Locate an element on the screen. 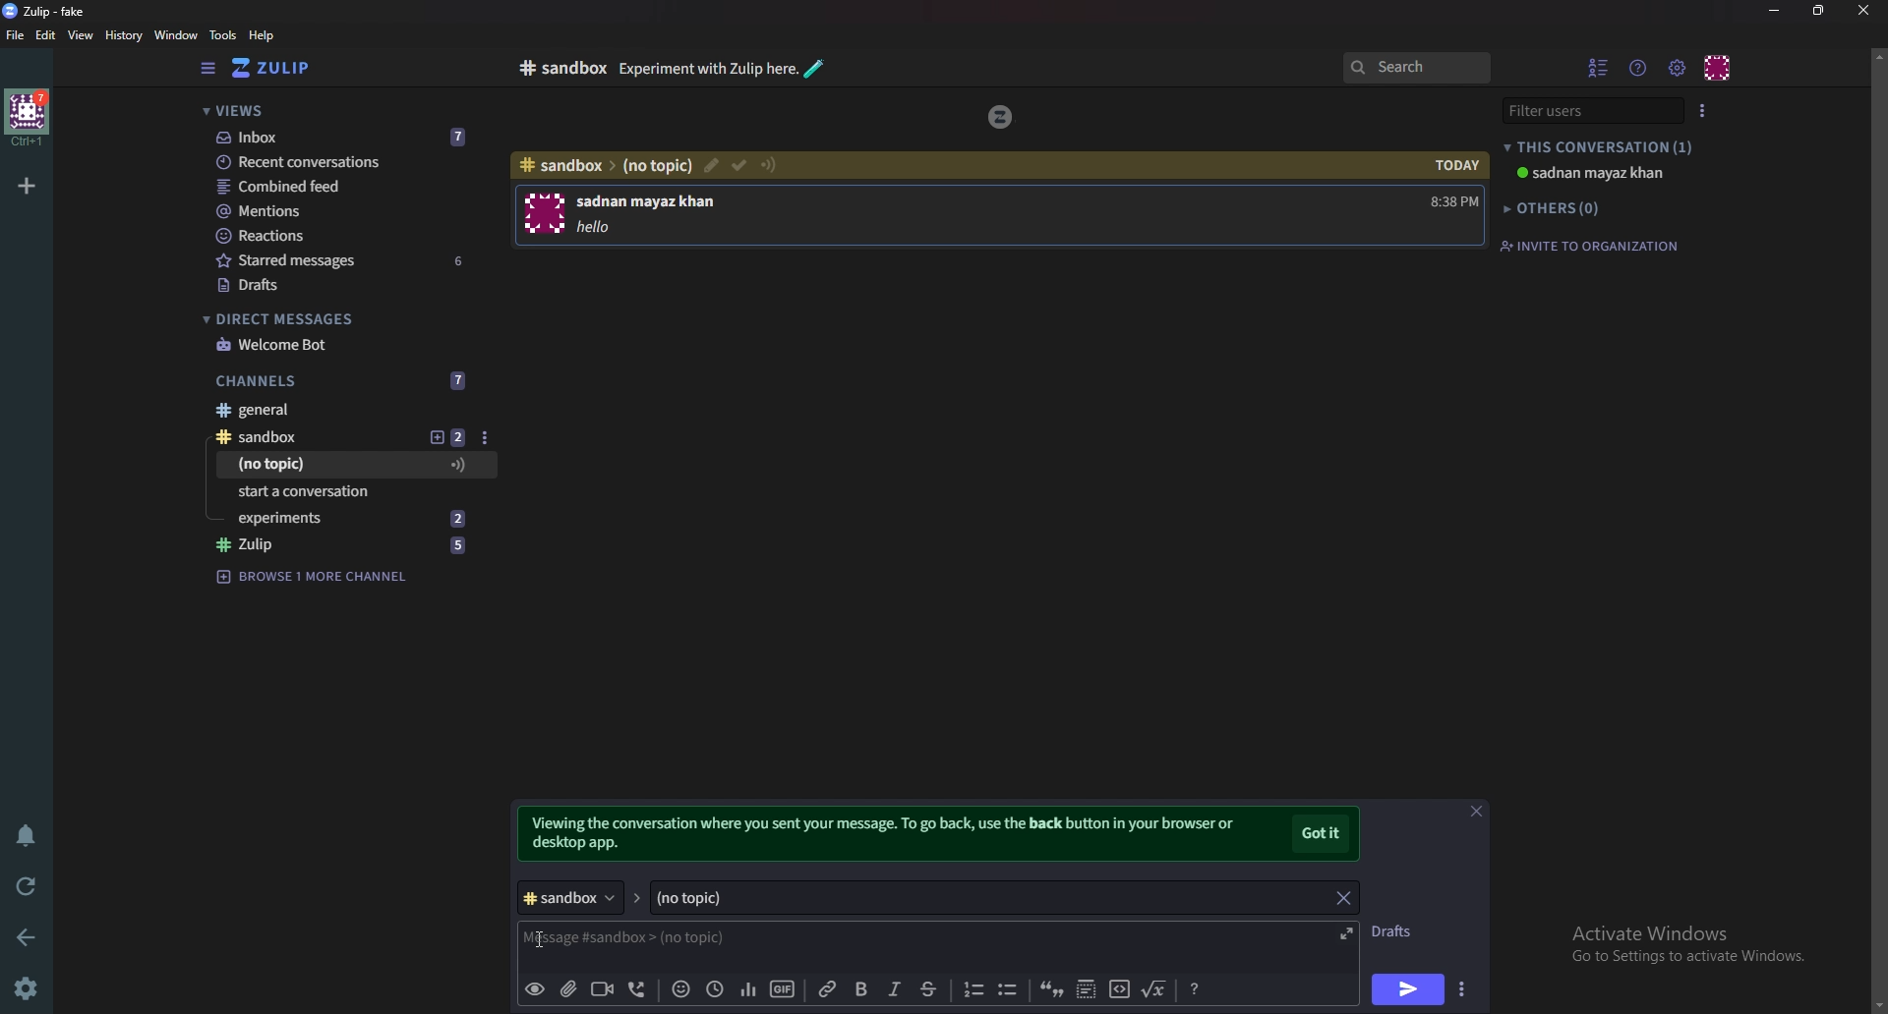 The width and height of the screenshot is (1888, 1014). Start a conversation is located at coordinates (350, 494).